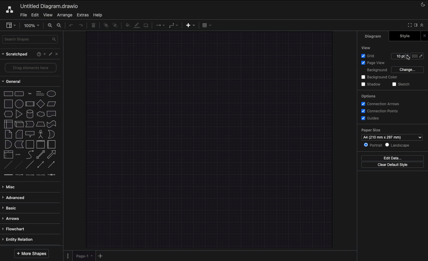  What do you see at coordinates (374, 36) in the screenshot?
I see `Diagram` at bounding box center [374, 36].